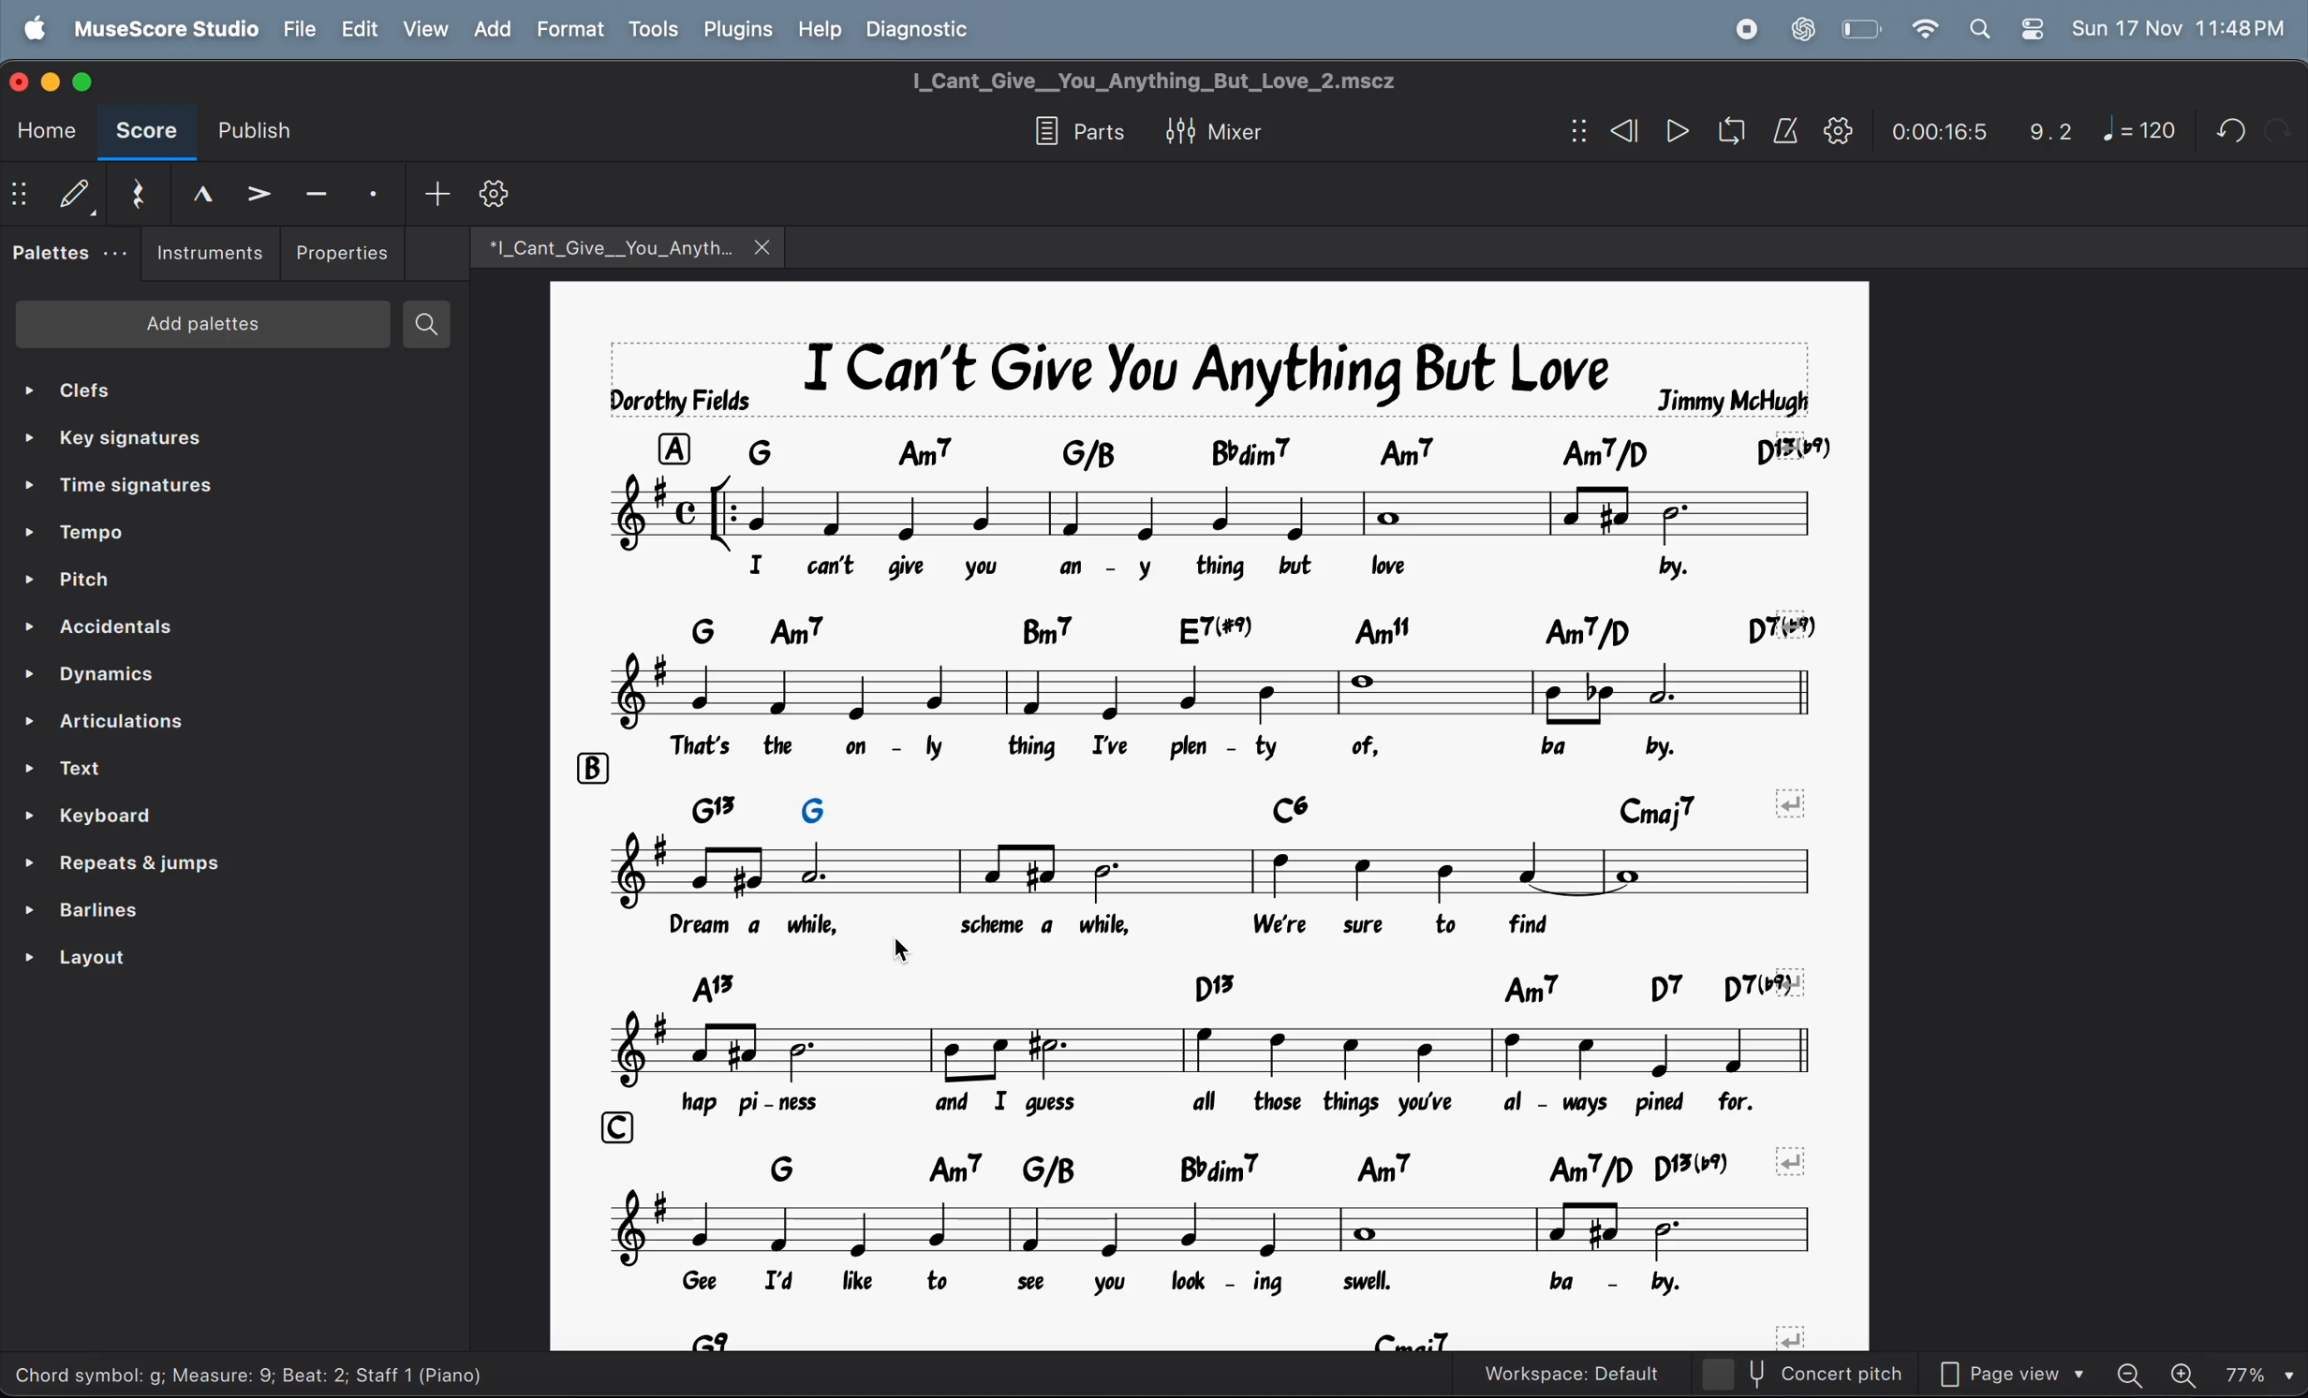 This screenshot has height=1398, width=2308. What do you see at coordinates (2137, 130) in the screenshot?
I see `note 120` at bounding box center [2137, 130].